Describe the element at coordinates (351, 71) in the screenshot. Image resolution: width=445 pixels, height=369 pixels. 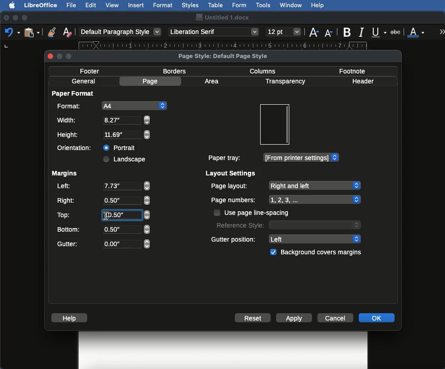
I see `Footnote` at that location.